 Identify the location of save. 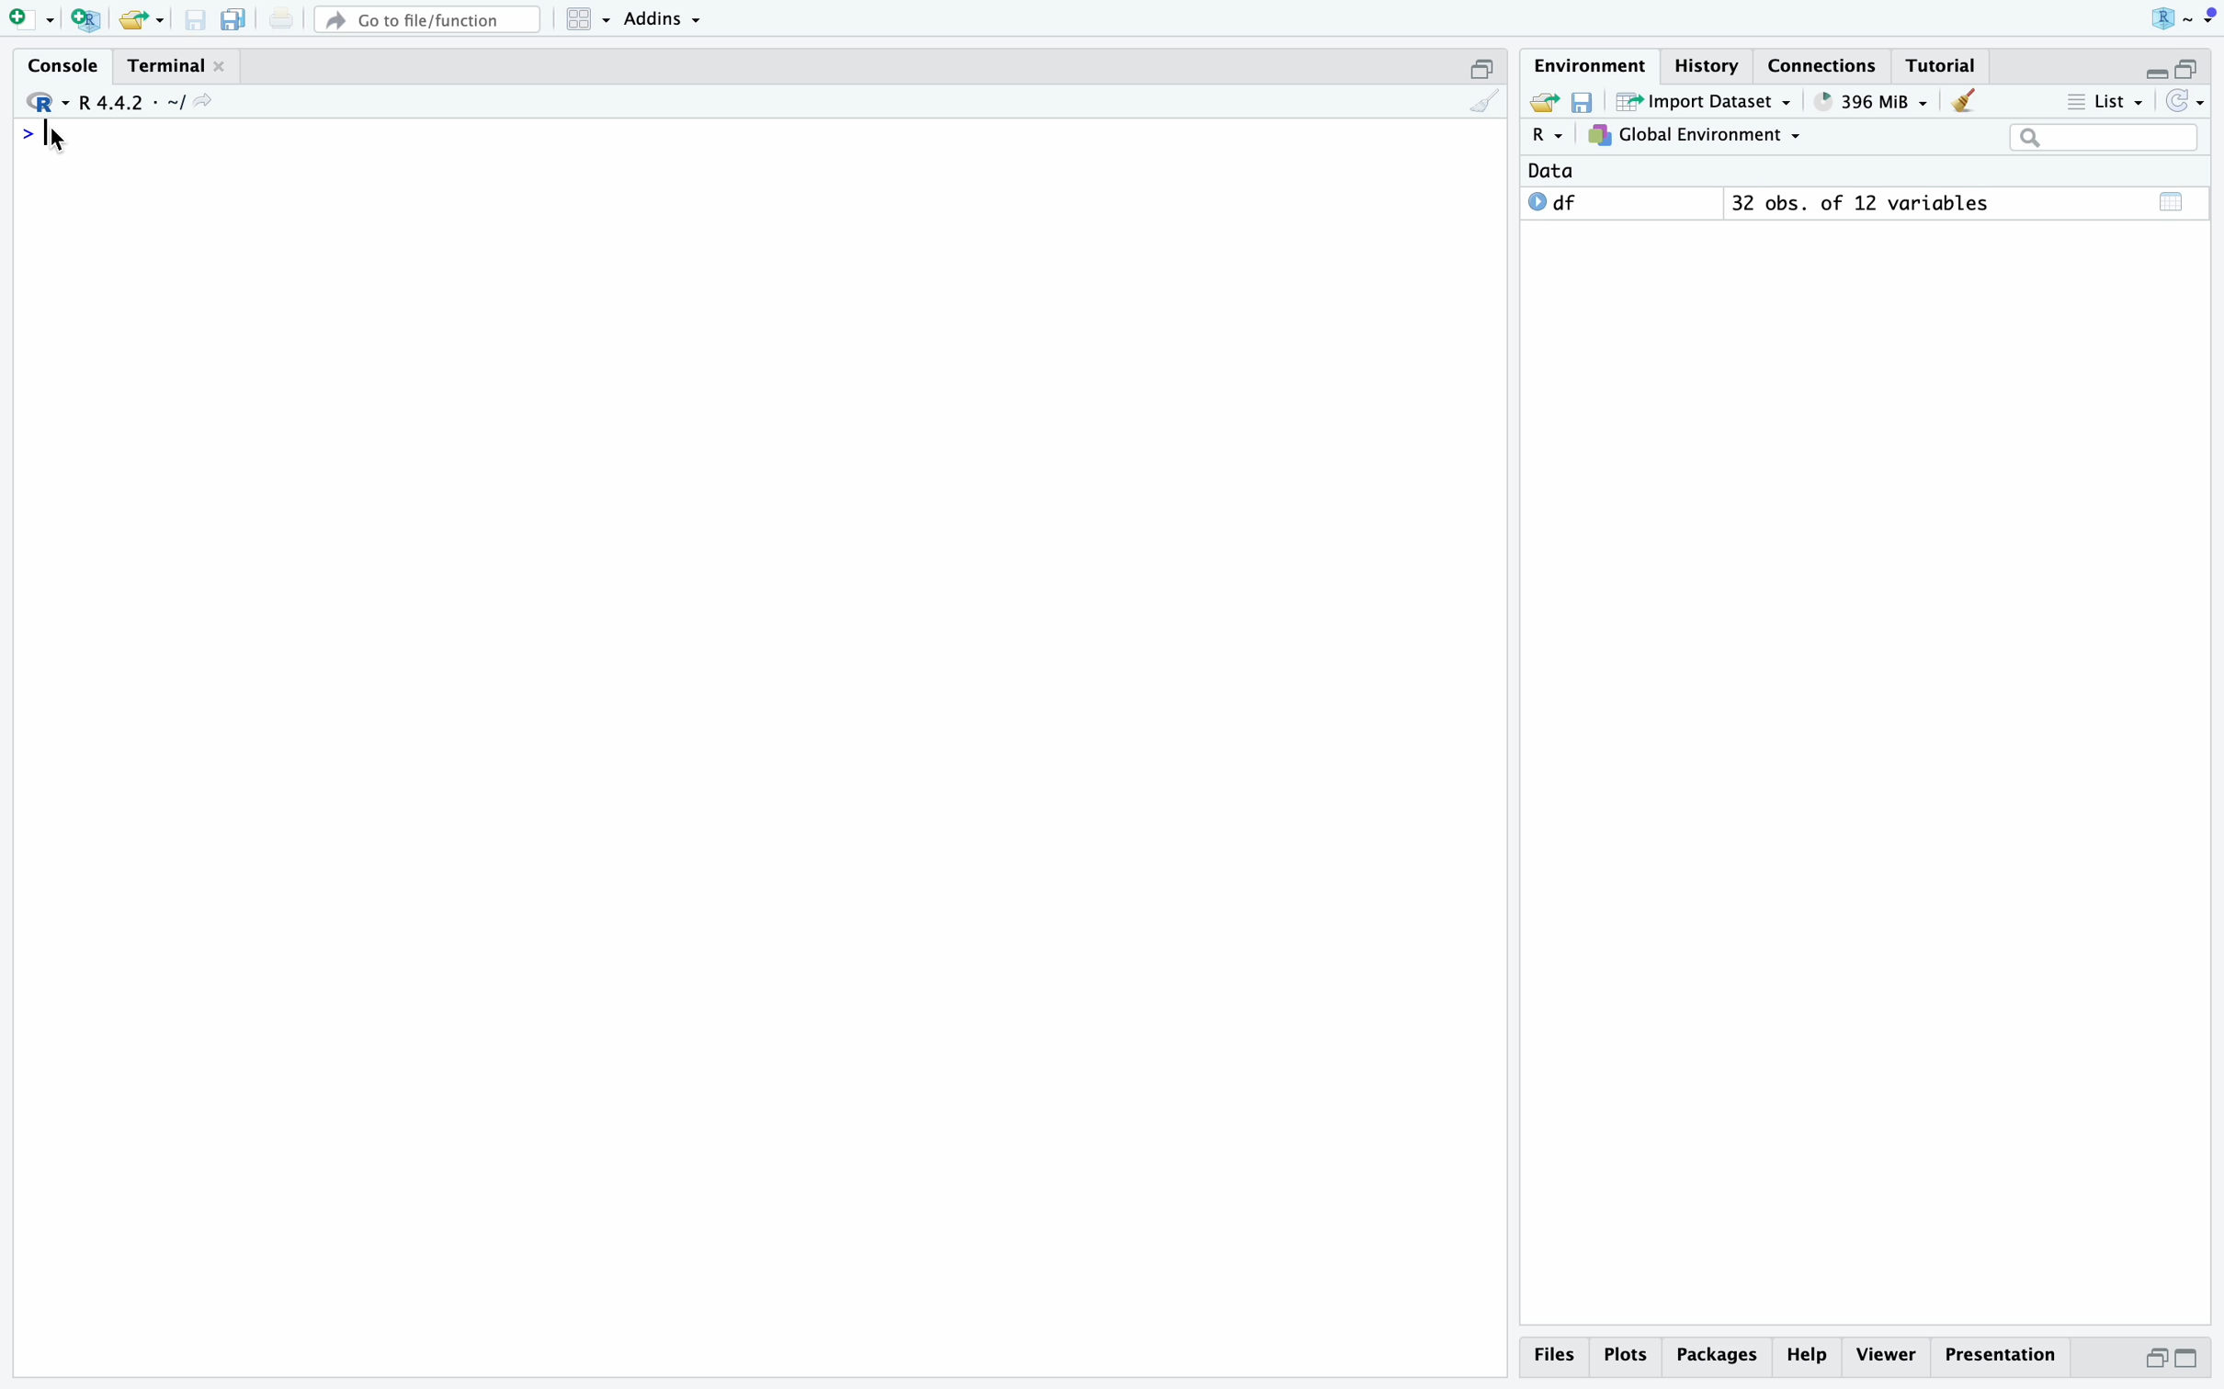
(1583, 102).